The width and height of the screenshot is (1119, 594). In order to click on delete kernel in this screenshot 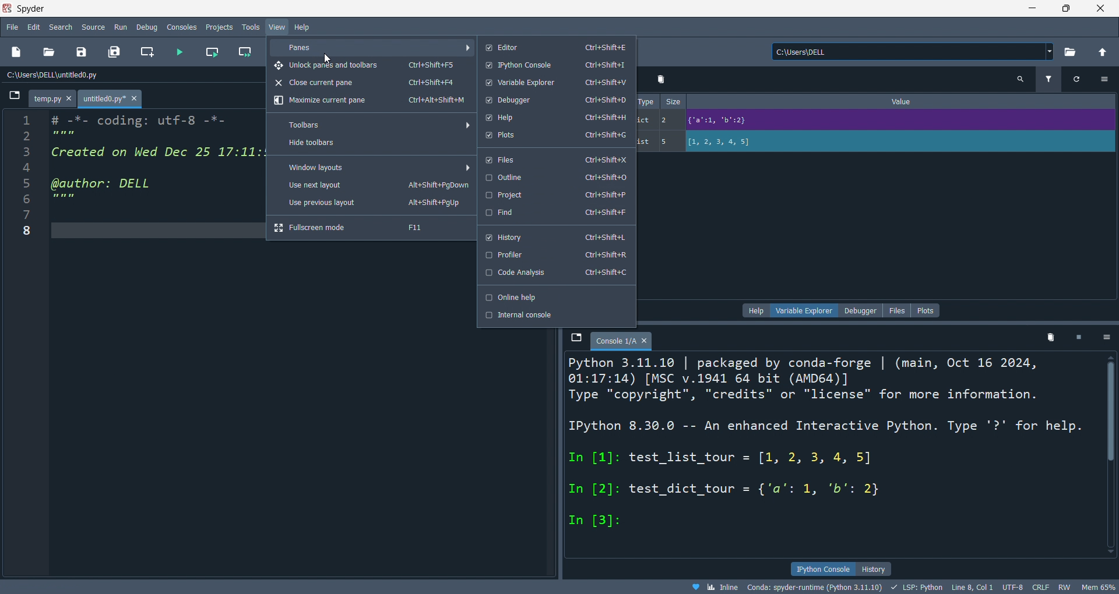, I will do `click(1078, 339)`.